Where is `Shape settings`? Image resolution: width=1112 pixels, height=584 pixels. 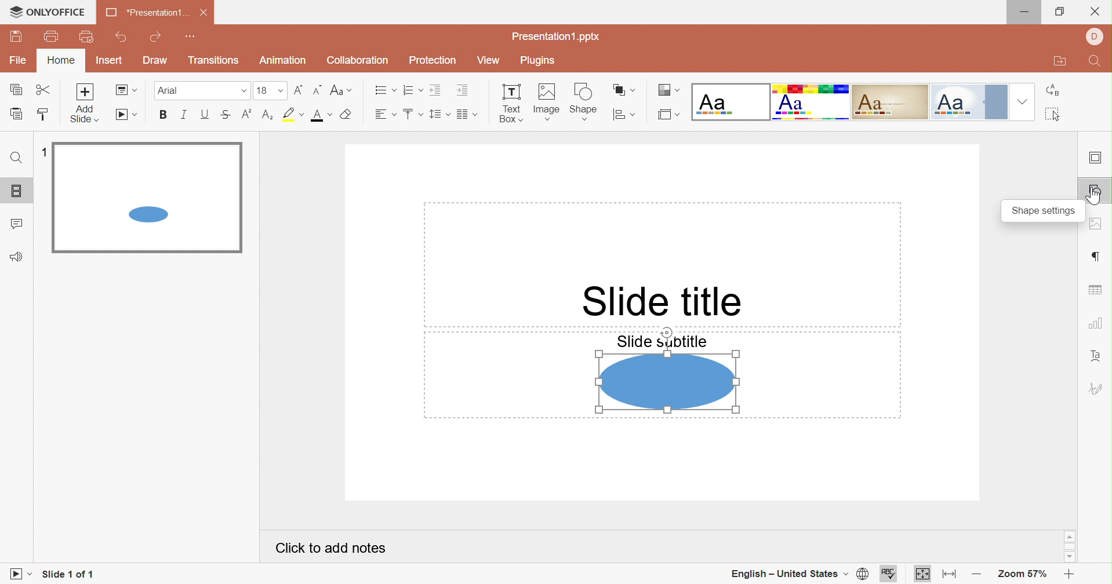
Shape settings is located at coordinates (1045, 211).